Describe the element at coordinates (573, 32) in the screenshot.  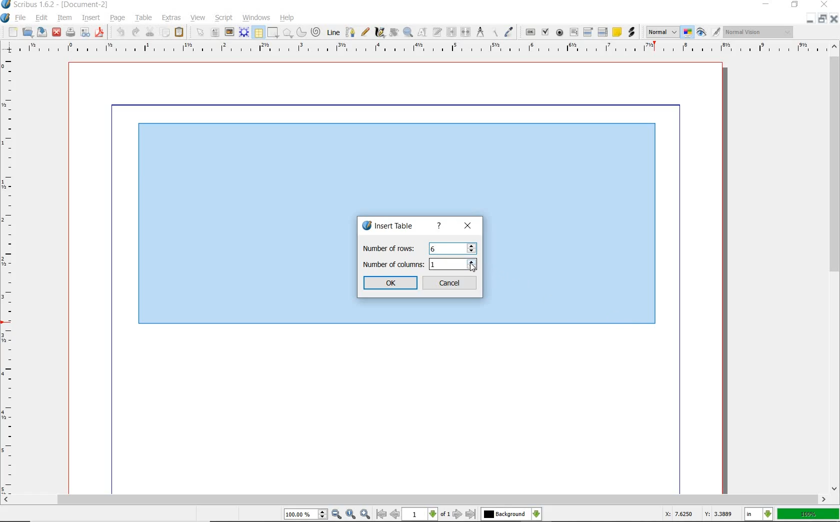
I see `pdf text field` at that location.